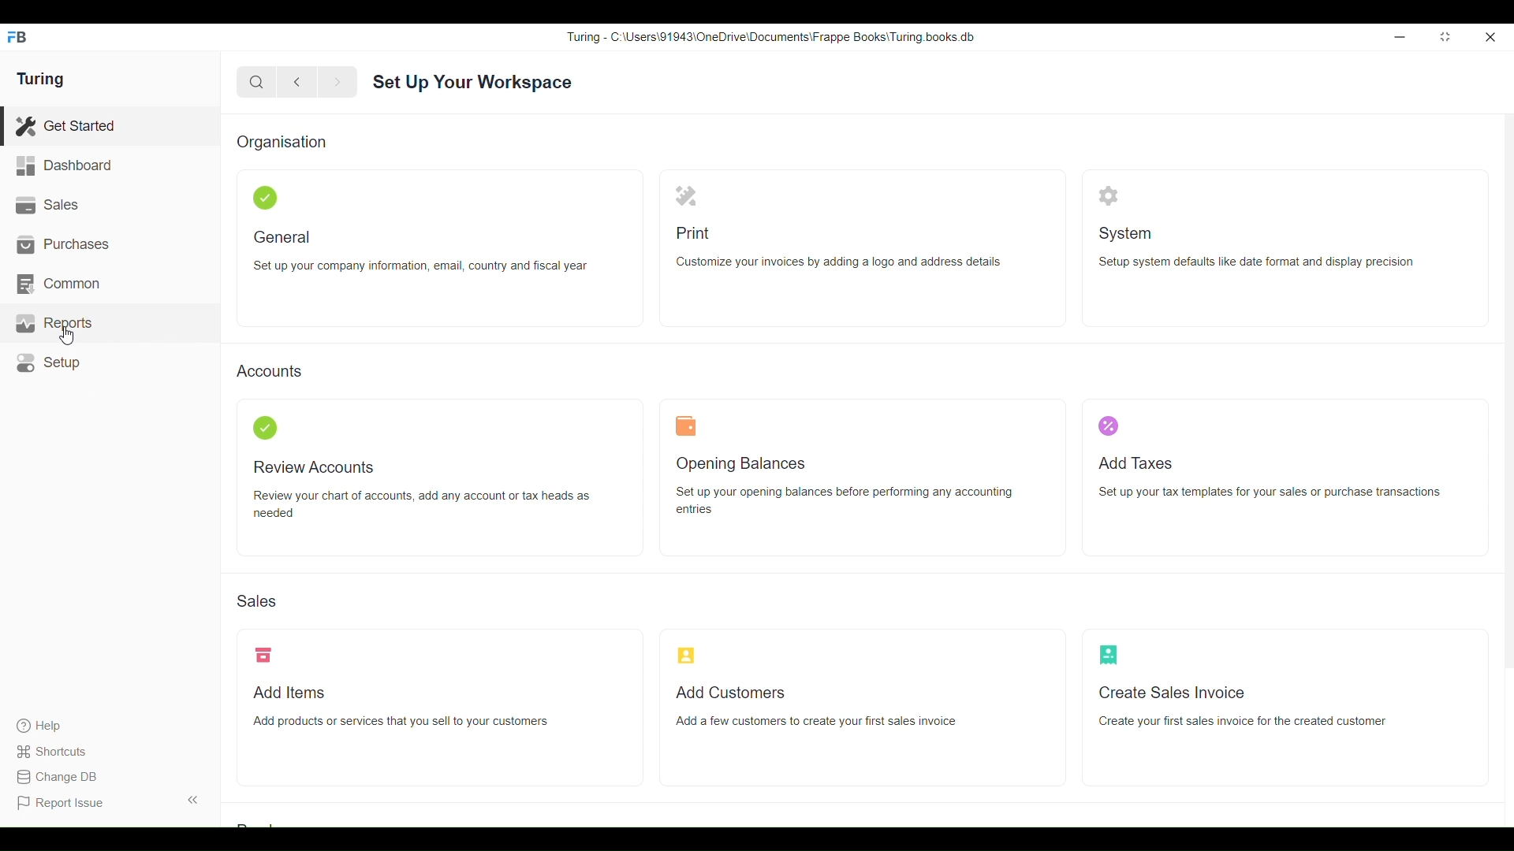 The image size is (1514, 851). I want to click on Create Sales Invoice icon, so click(1109, 655).